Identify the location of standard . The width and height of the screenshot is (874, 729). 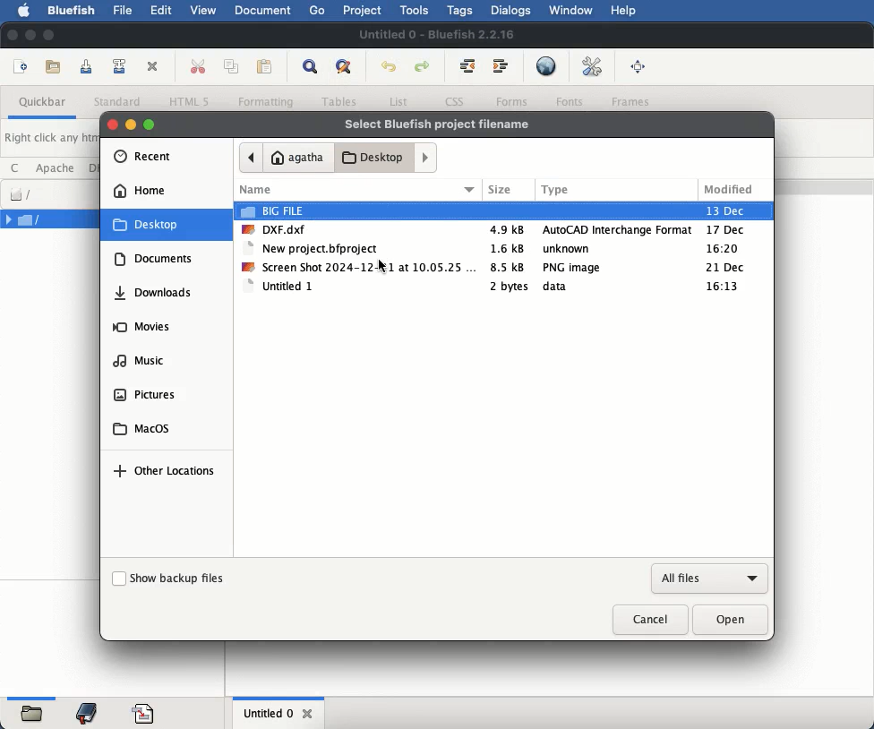
(120, 103).